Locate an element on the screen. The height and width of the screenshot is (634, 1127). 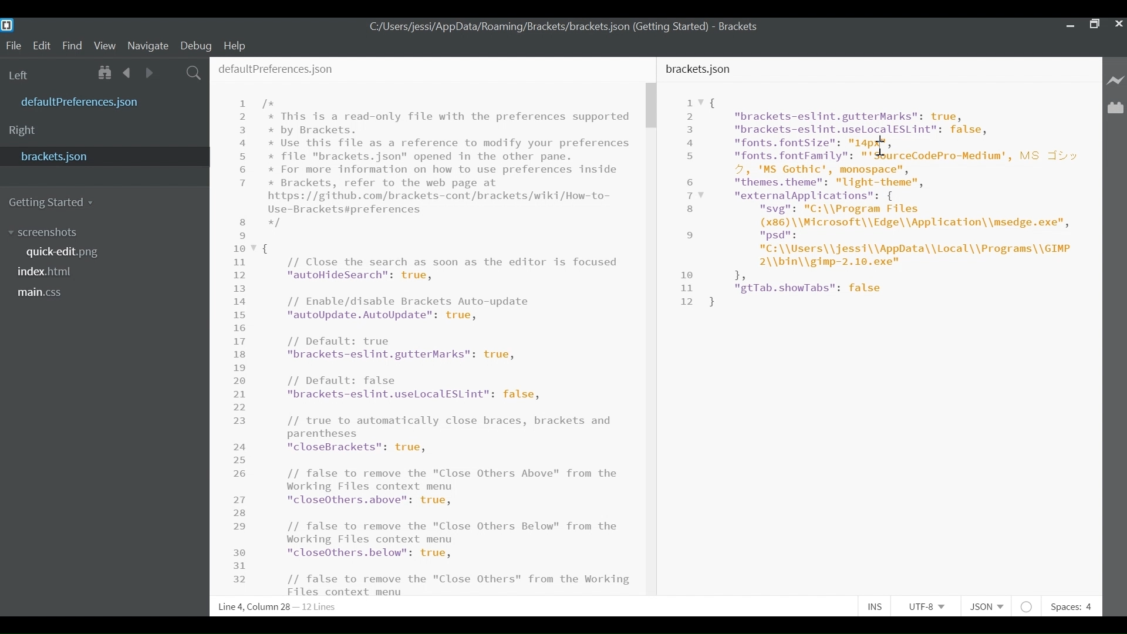
View is located at coordinates (105, 45).